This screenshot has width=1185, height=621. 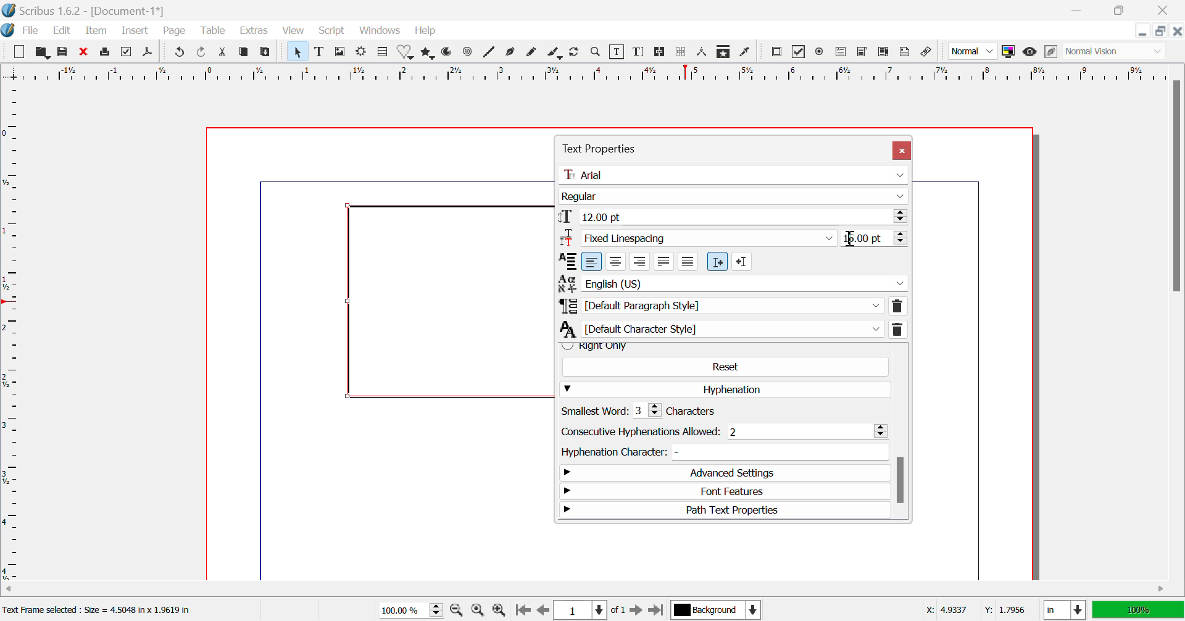 What do you see at coordinates (576, 589) in the screenshot?
I see `Horizontal Scroll Bar` at bounding box center [576, 589].